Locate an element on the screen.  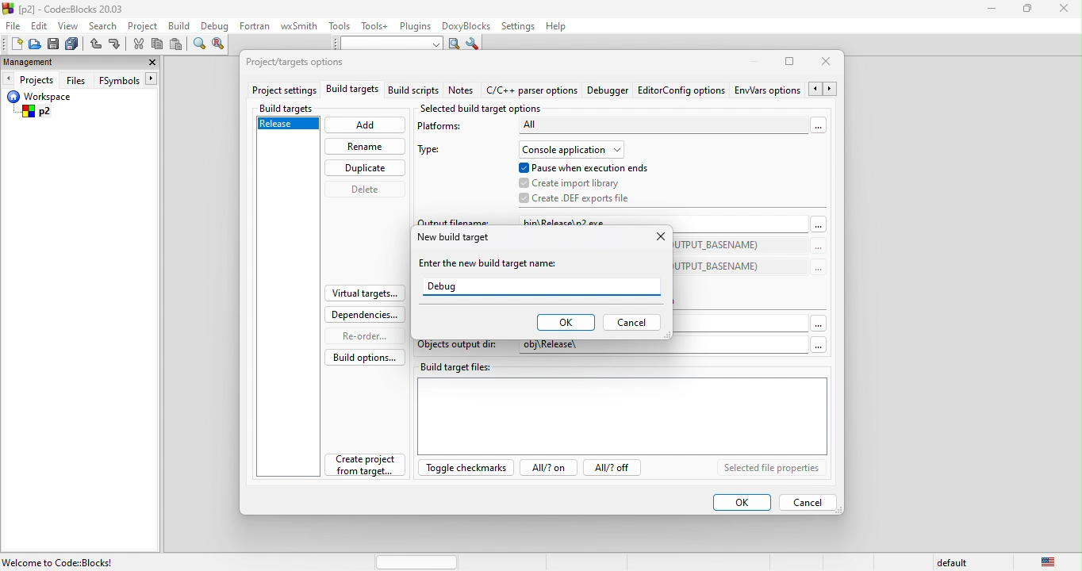
delete is located at coordinates (370, 191).